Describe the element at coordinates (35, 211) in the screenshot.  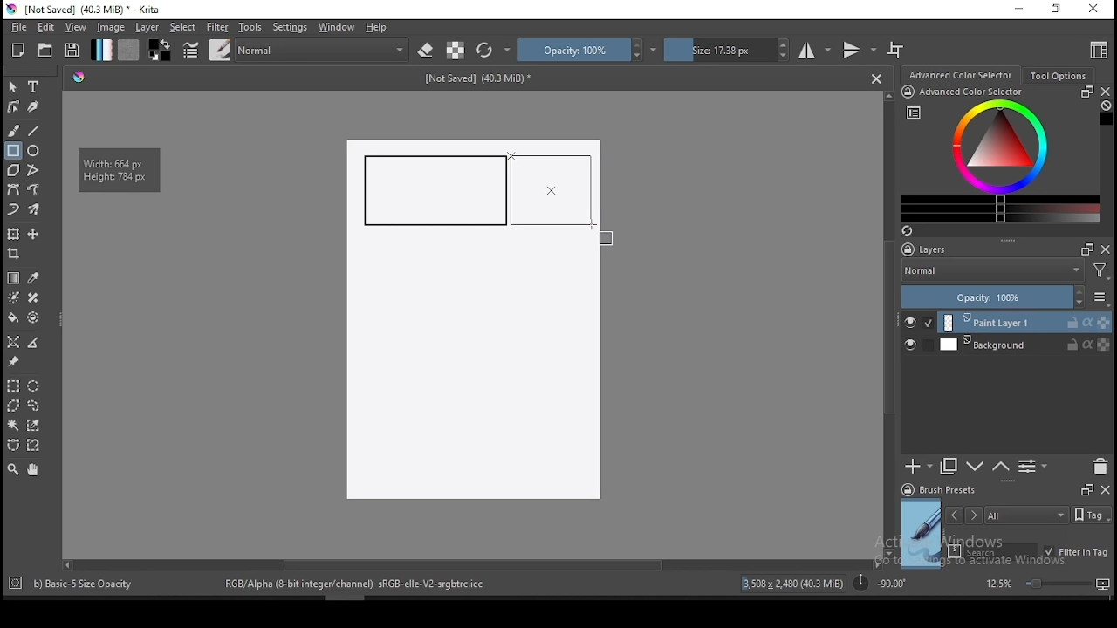
I see `multibrush tool` at that location.